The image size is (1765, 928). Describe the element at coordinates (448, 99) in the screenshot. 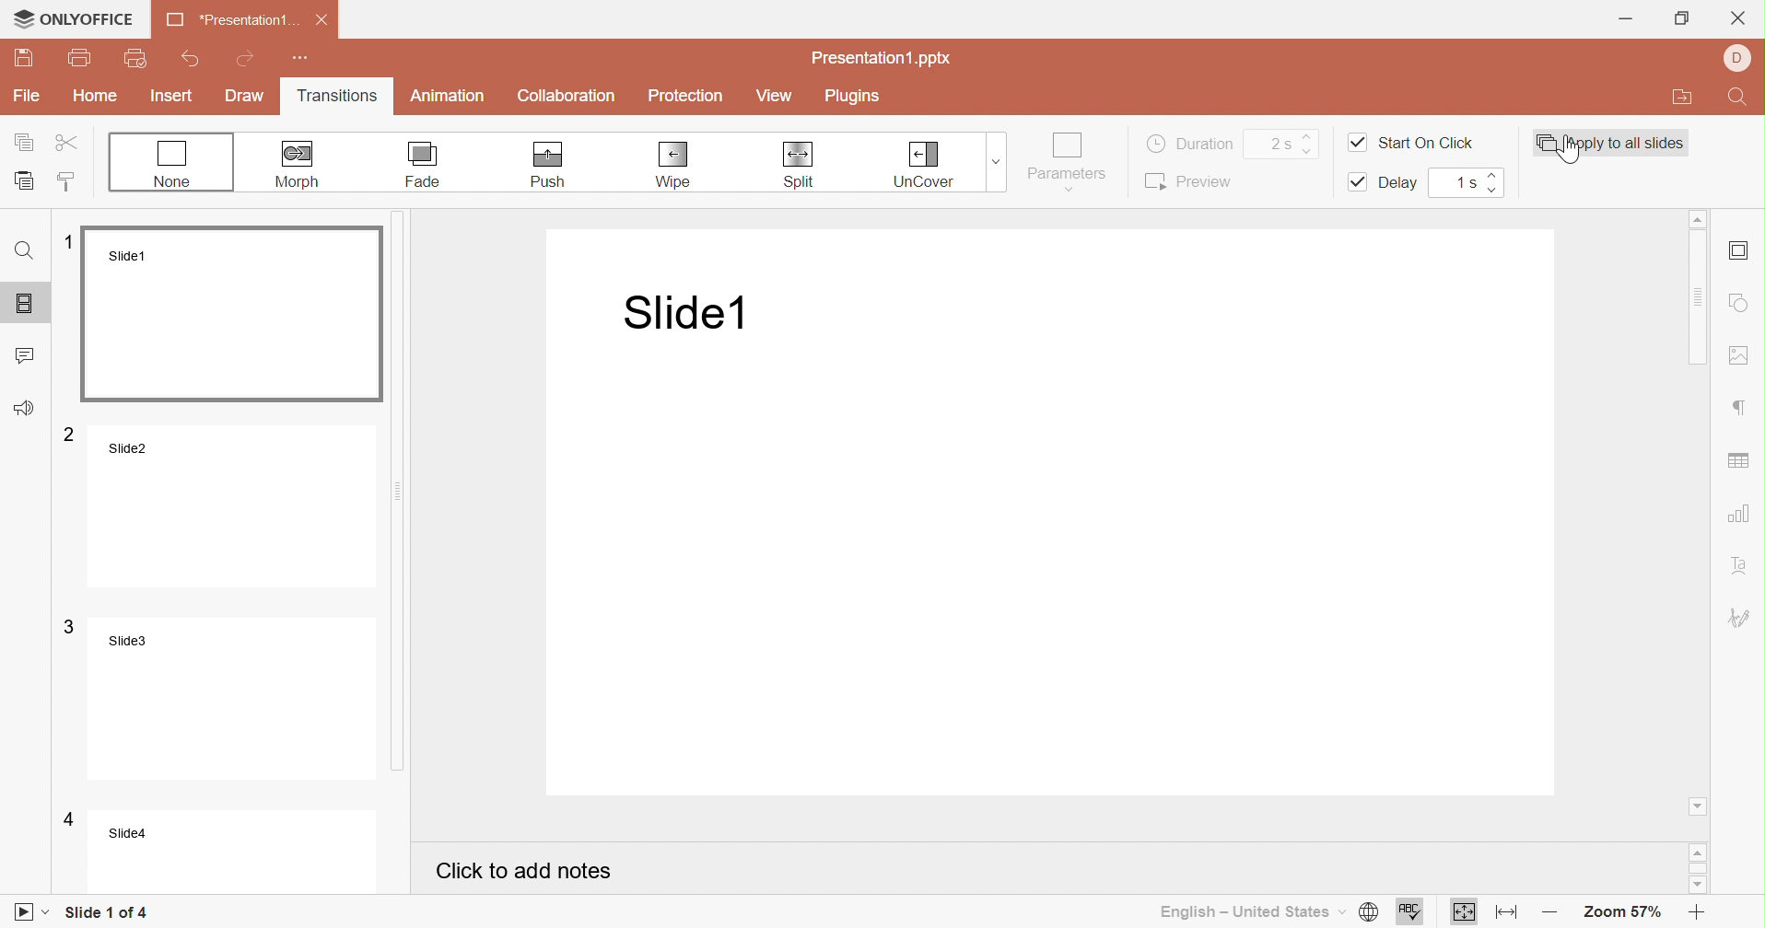

I see `Animation` at that location.